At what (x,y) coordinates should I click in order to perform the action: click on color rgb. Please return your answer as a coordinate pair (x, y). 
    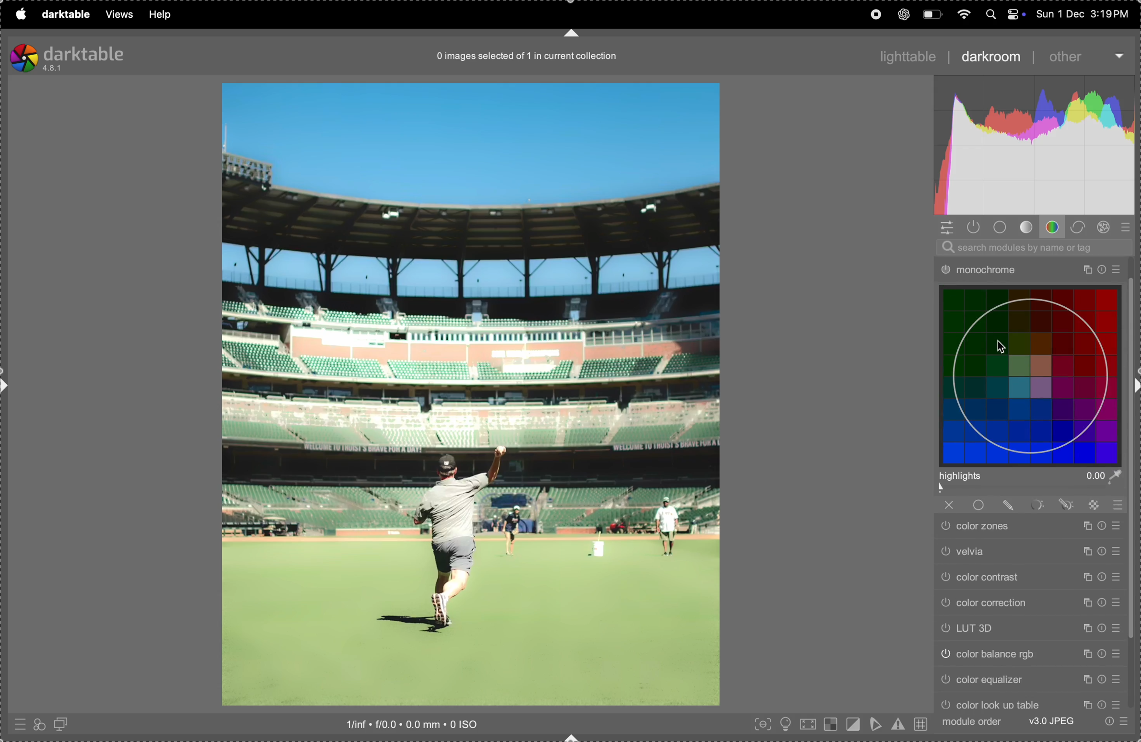
    Looking at the image, I should click on (1029, 654).